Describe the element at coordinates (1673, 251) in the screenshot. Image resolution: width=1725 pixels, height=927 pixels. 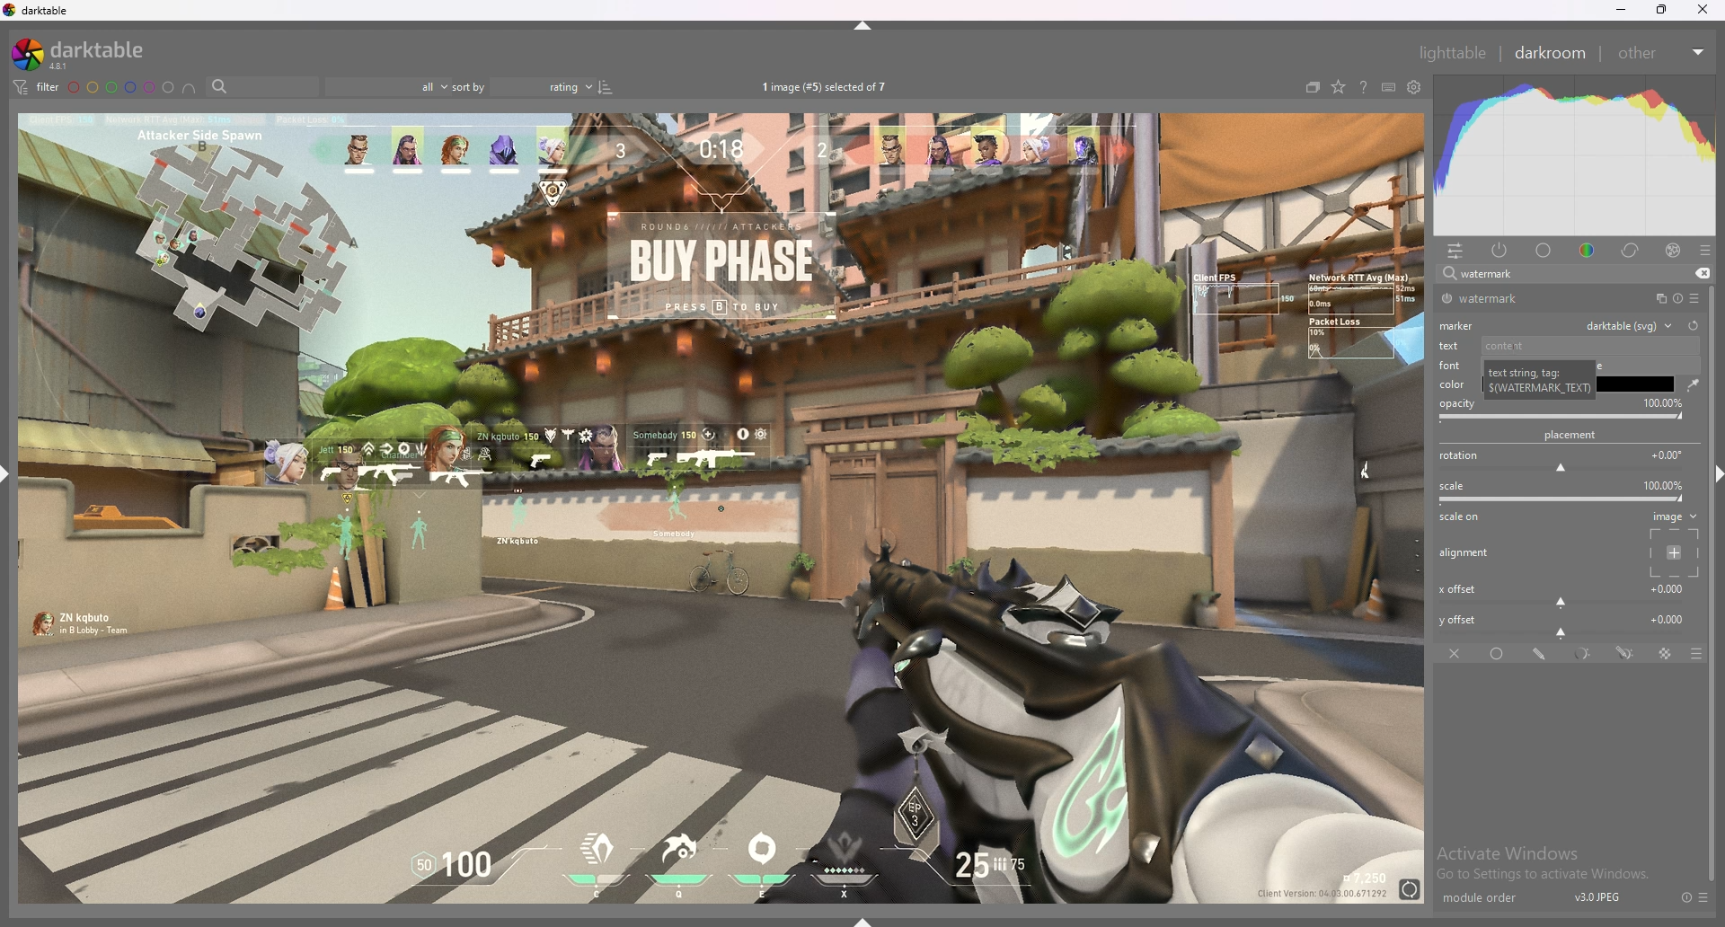
I see `effect` at that location.